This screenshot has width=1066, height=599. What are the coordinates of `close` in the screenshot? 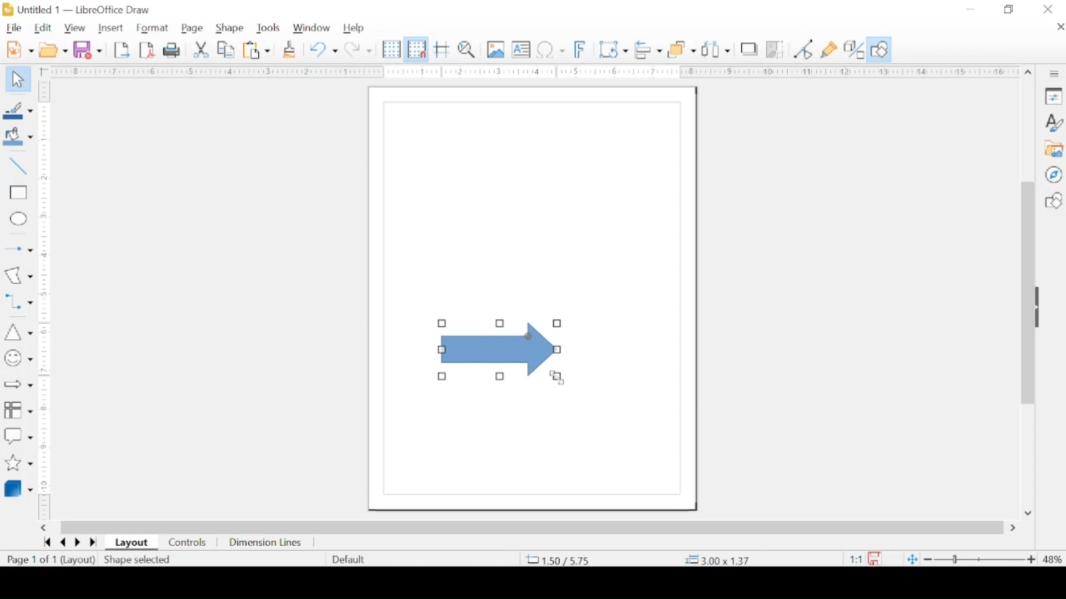 It's located at (1049, 9).